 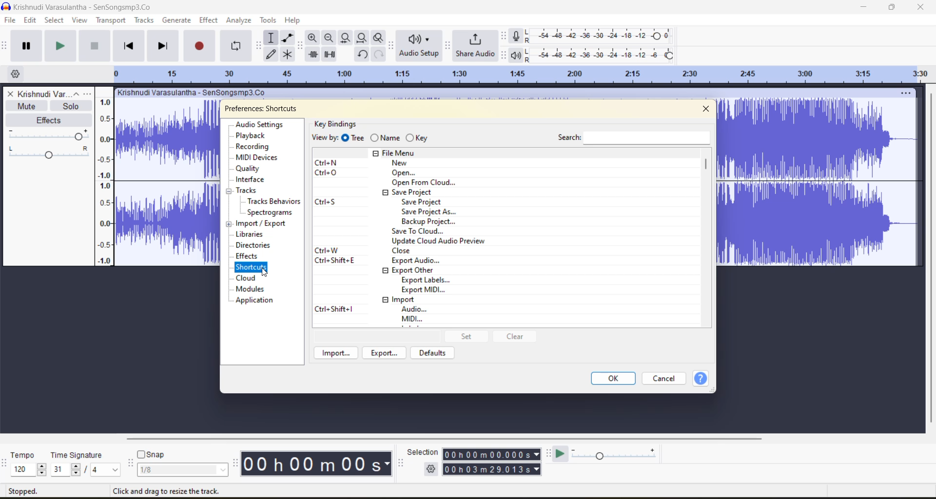 What do you see at coordinates (257, 147) in the screenshot?
I see `recording` at bounding box center [257, 147].